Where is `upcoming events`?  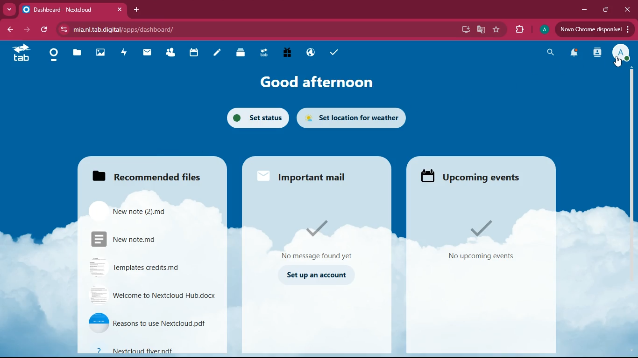
upcoming events is located at coordinates (474, 176).